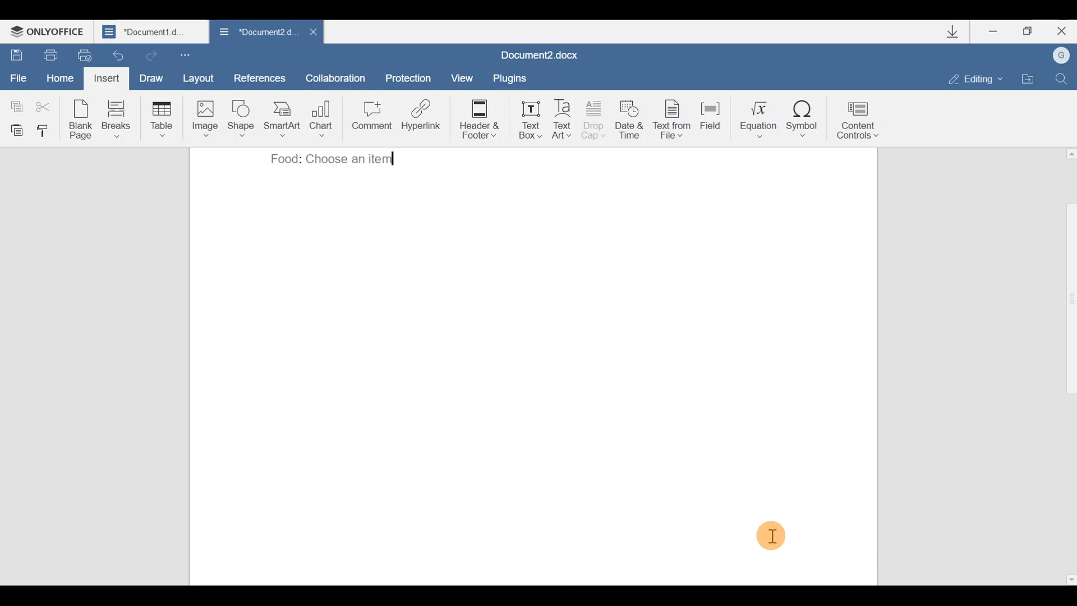 The height and width of the screenshot is (606, 1077). What do you see at coordinates (1061, 31) in the screenshot?
I see `Close` at bounding box center [1061, 31].